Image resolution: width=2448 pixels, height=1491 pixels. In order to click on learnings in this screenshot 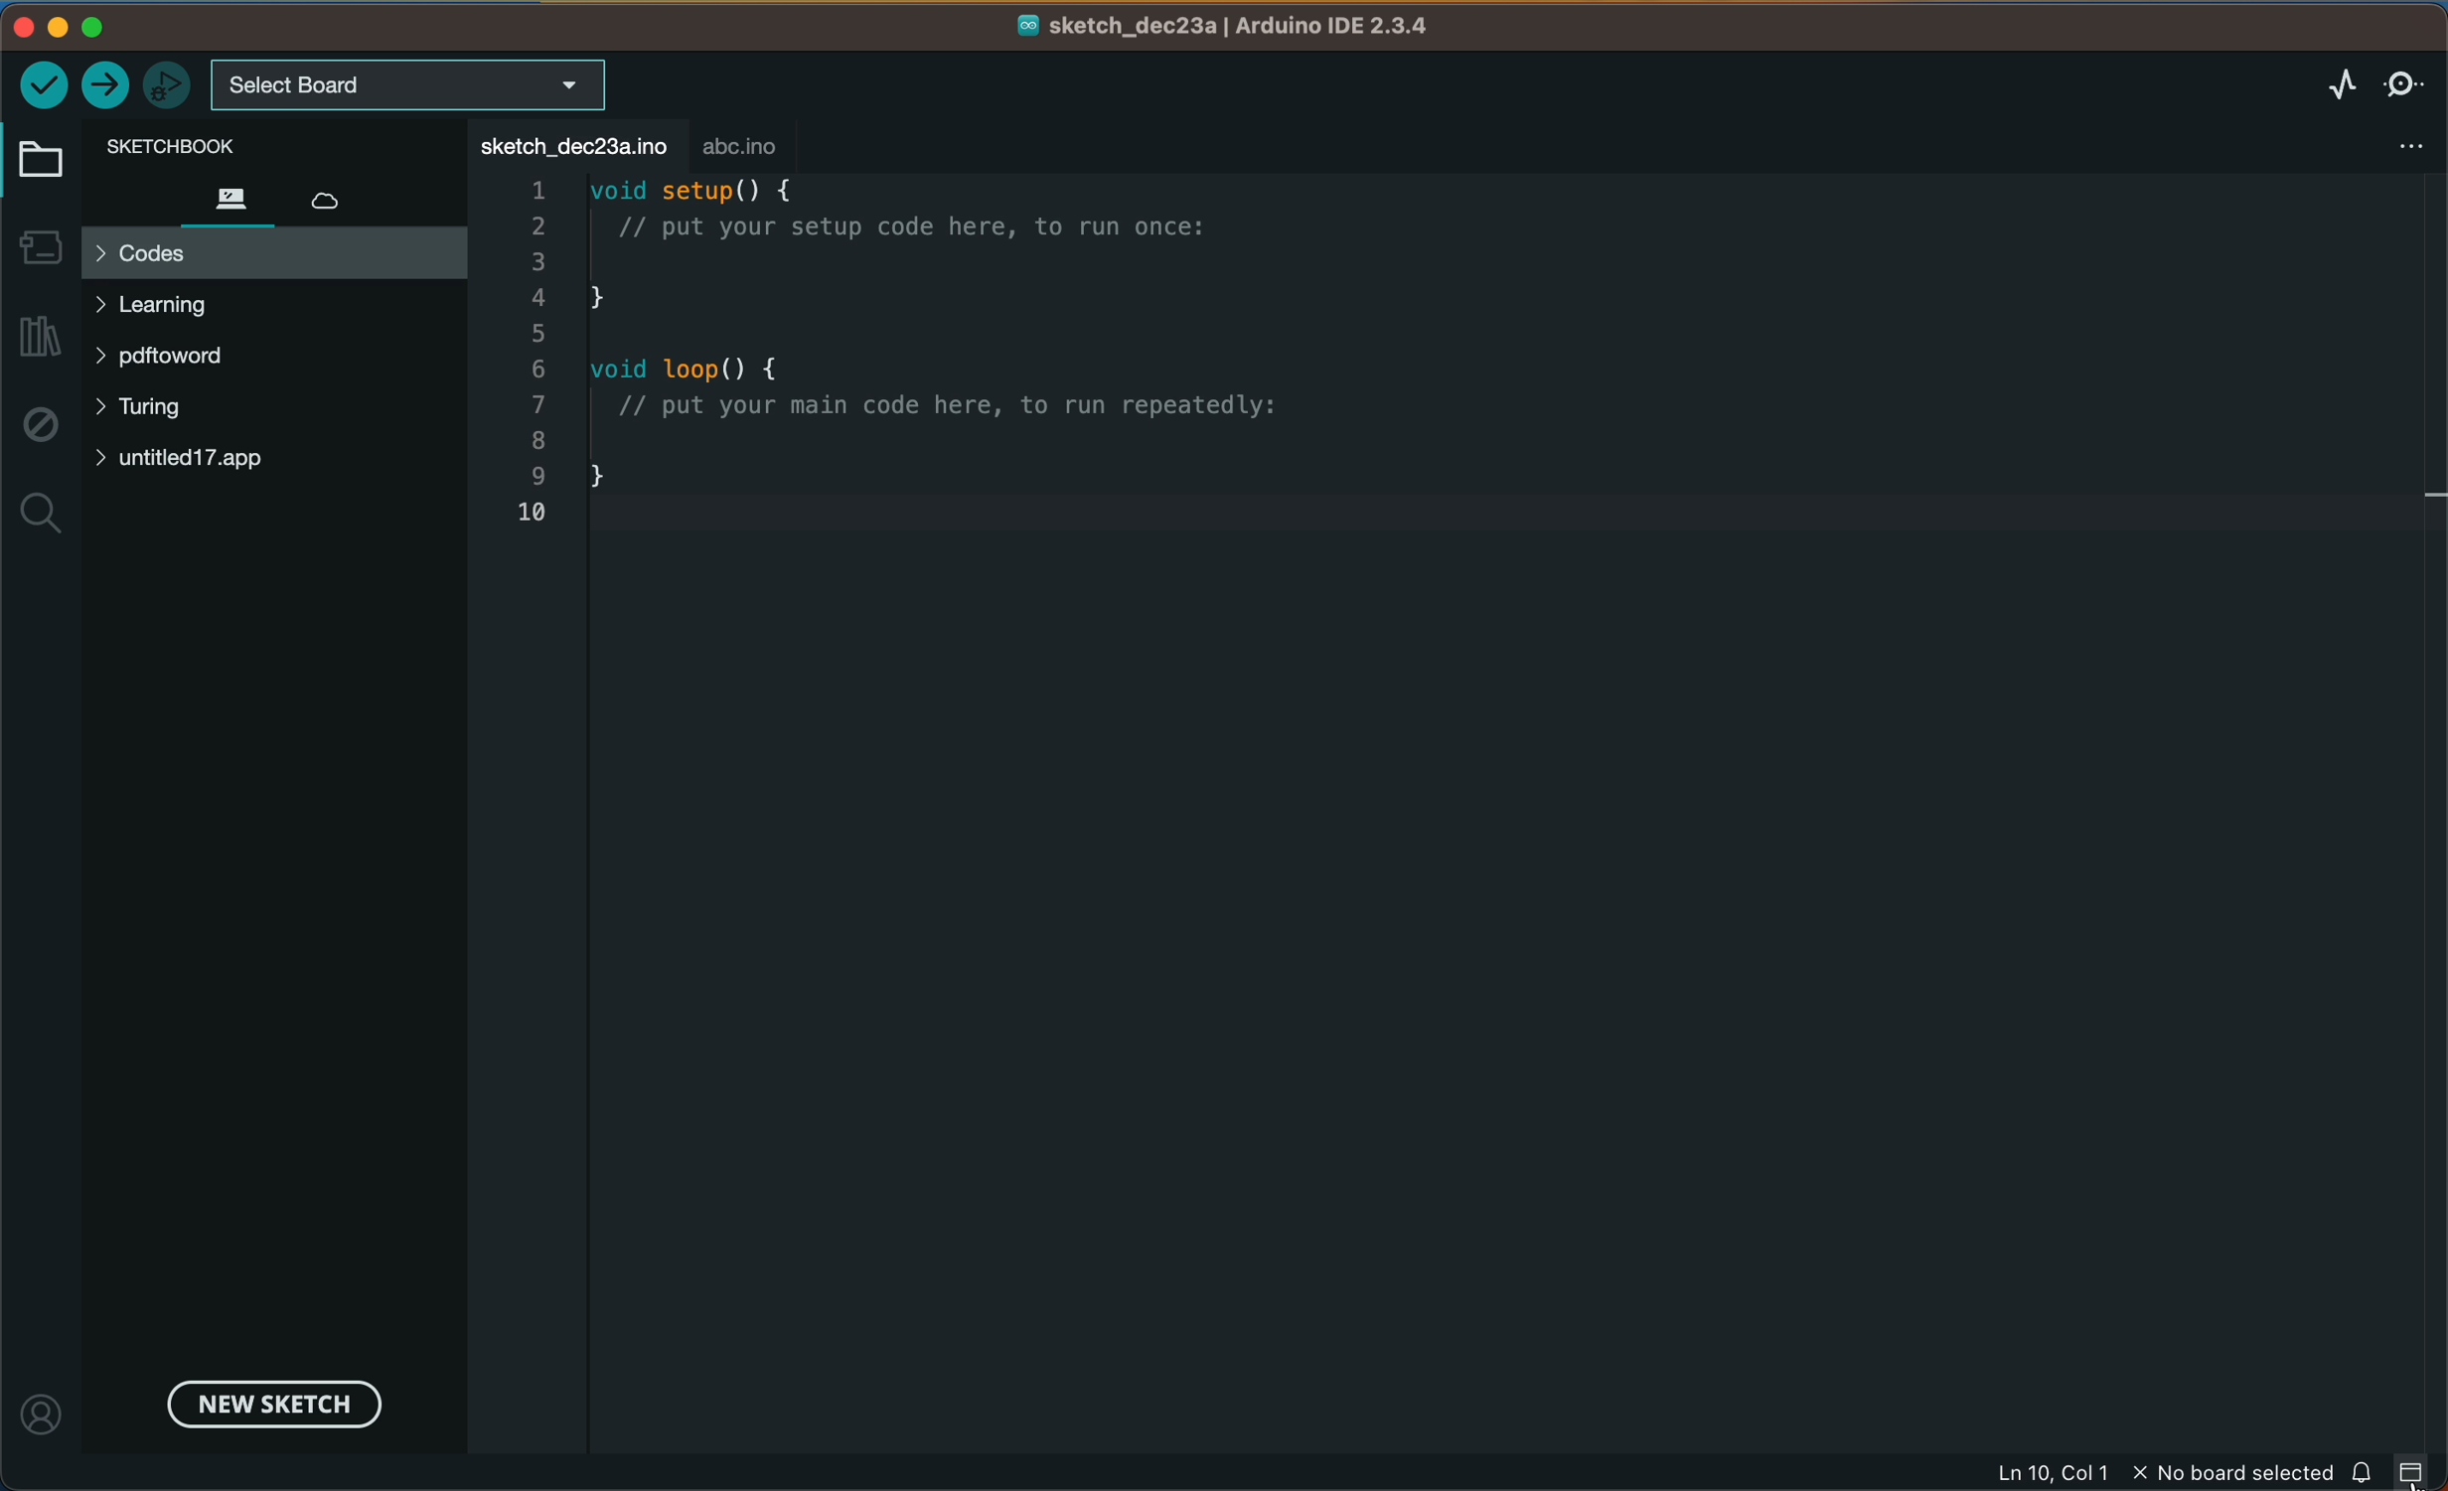, I will do `click(174, 309)`.